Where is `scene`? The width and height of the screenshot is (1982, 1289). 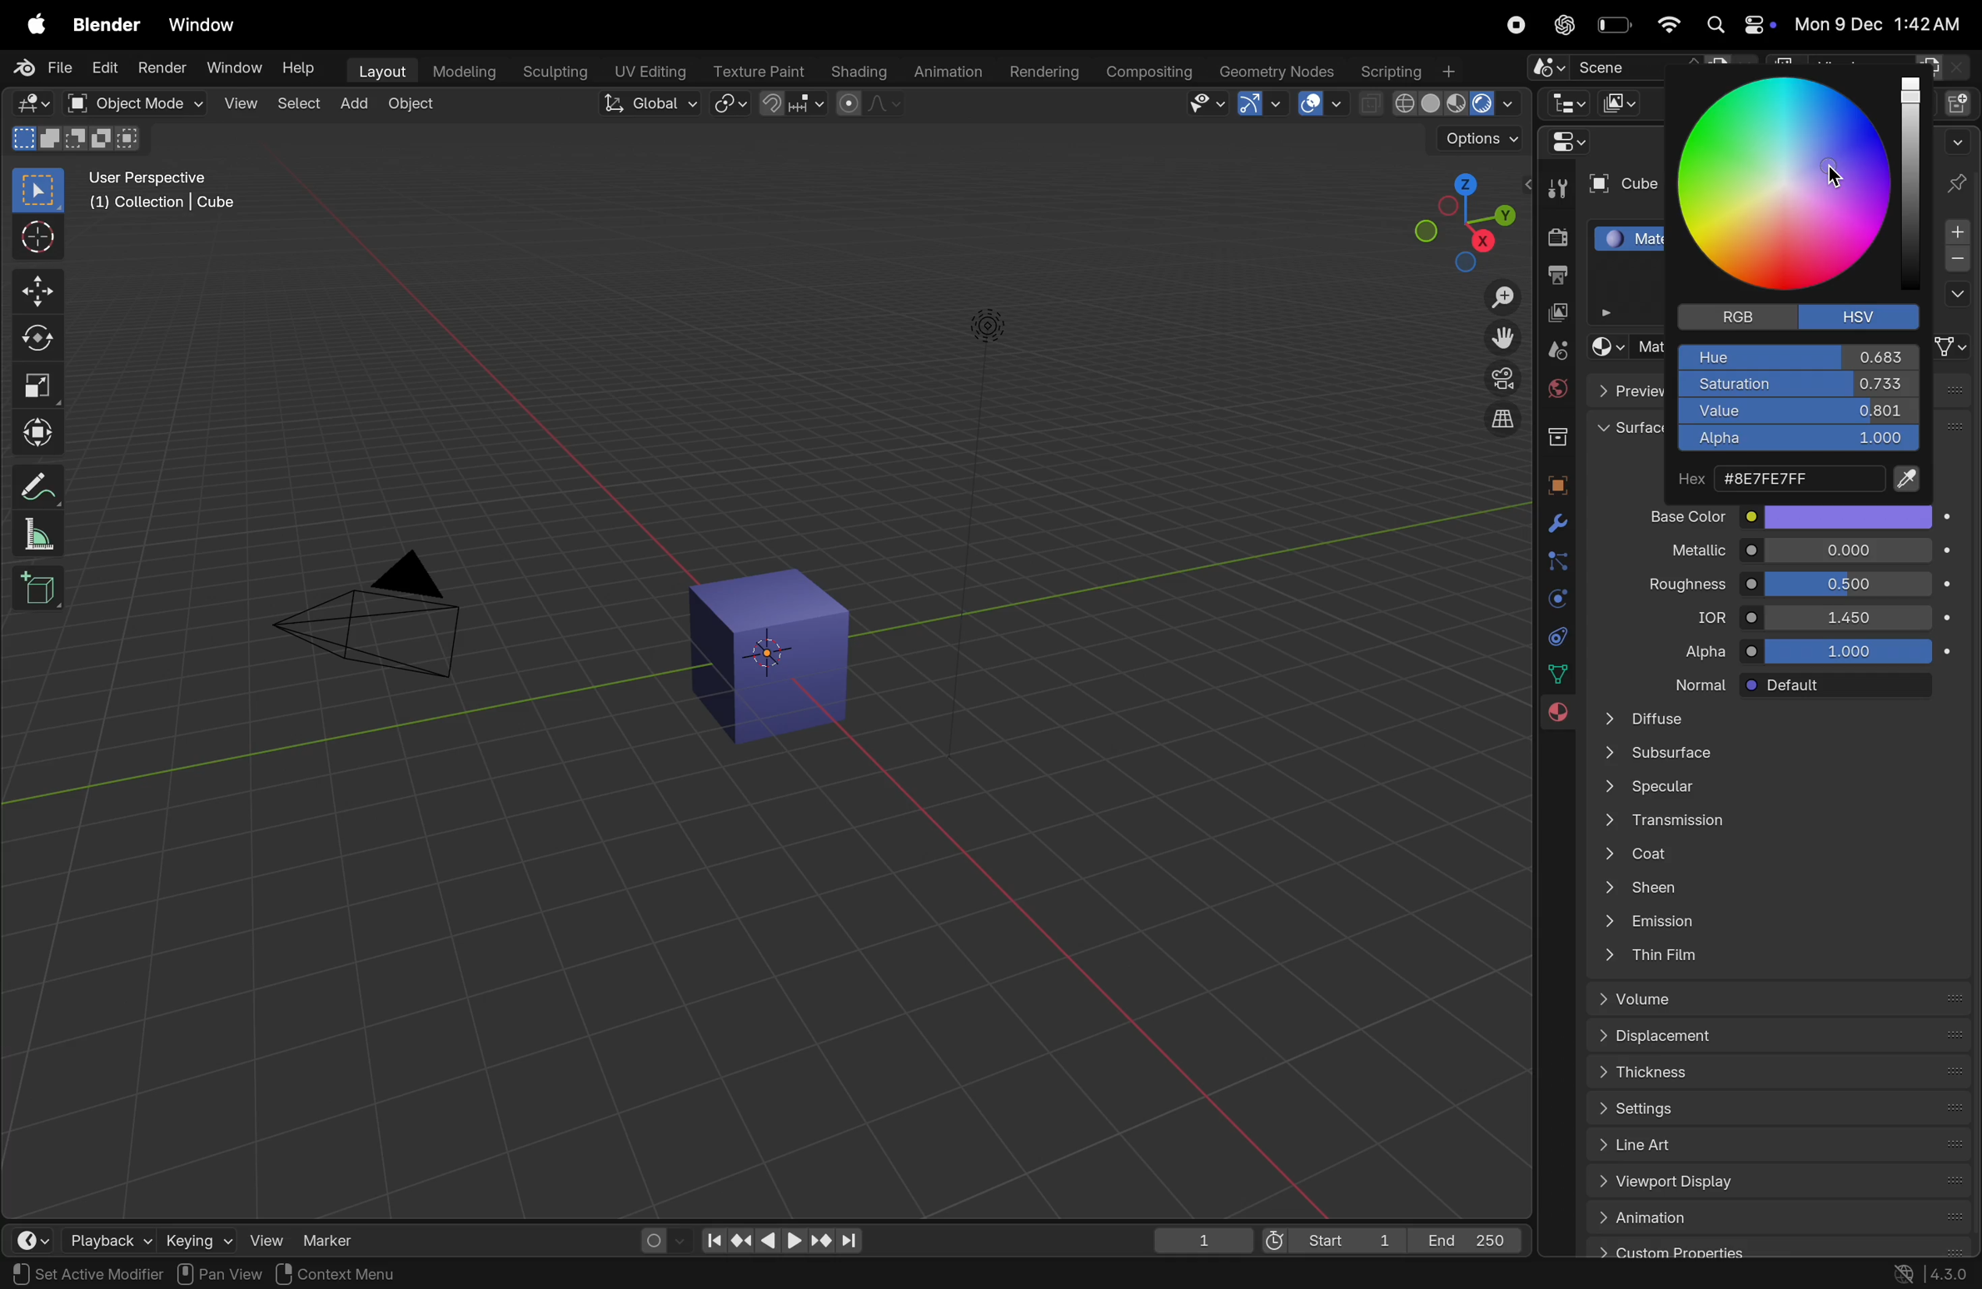 scene is located at coordinates (1635, 64).